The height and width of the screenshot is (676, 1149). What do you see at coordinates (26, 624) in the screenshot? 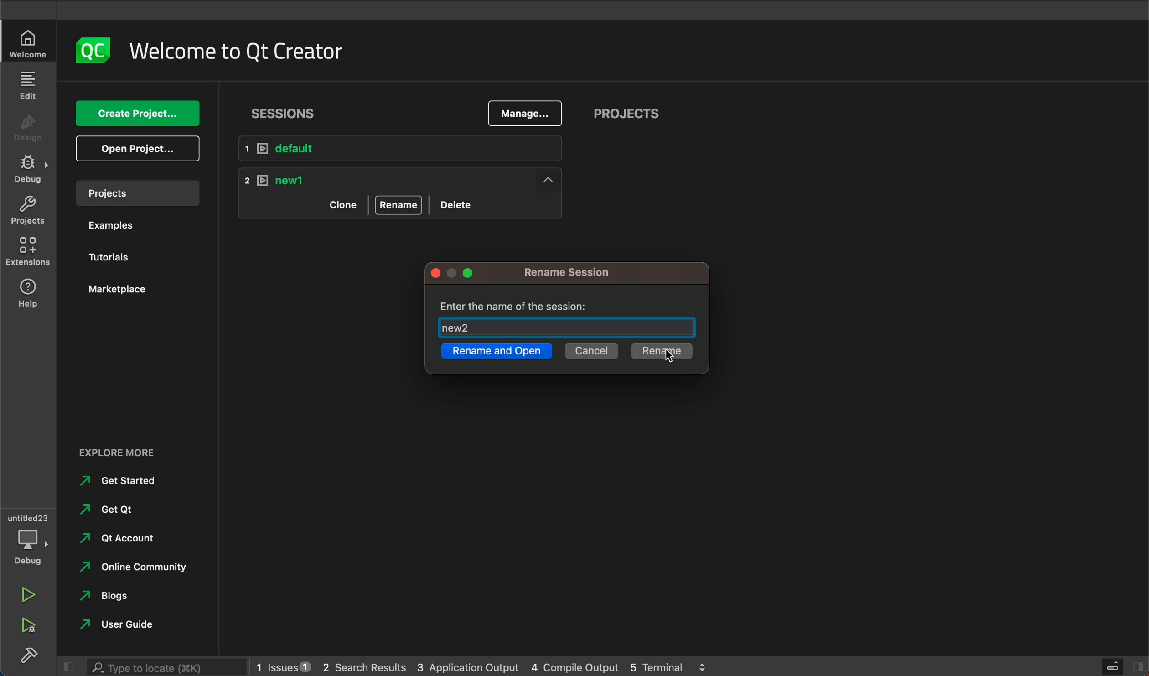
I see `run debug` at bounding box center [26, 624].